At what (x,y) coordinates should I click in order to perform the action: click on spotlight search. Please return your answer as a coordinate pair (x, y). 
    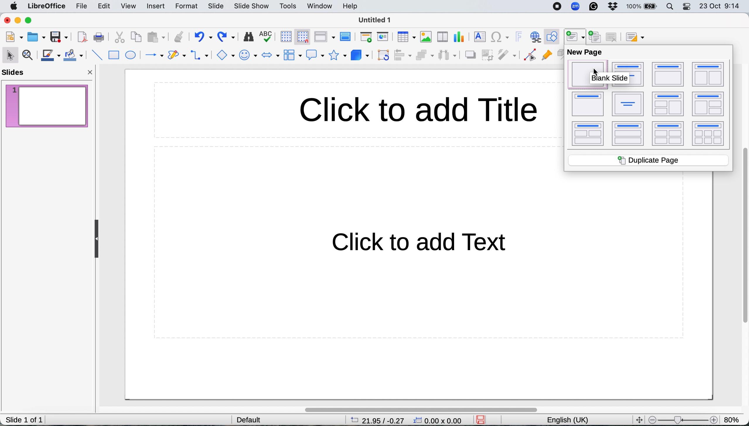
    Looking at the image, I should click on (671, 6).